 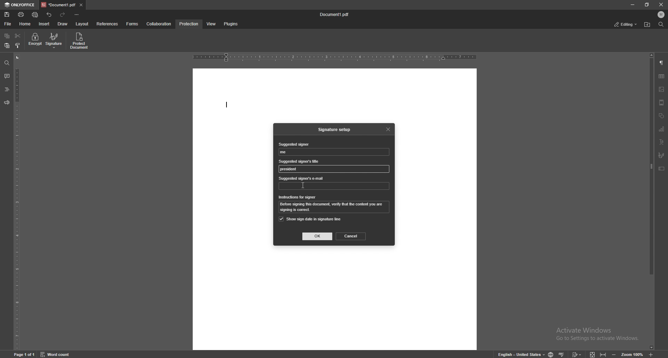 What do you see at coordinates (562, 353) in the screenshot?
I see `spell check` at bounding box center [562, 353].